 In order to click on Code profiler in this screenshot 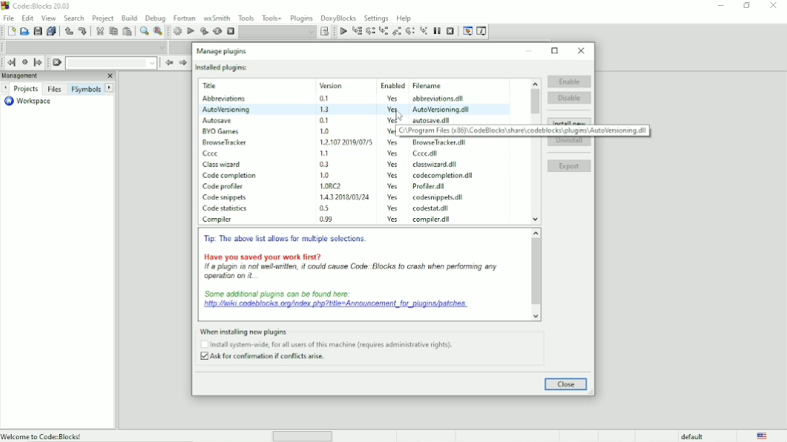, I will do `click(226, 186)`.